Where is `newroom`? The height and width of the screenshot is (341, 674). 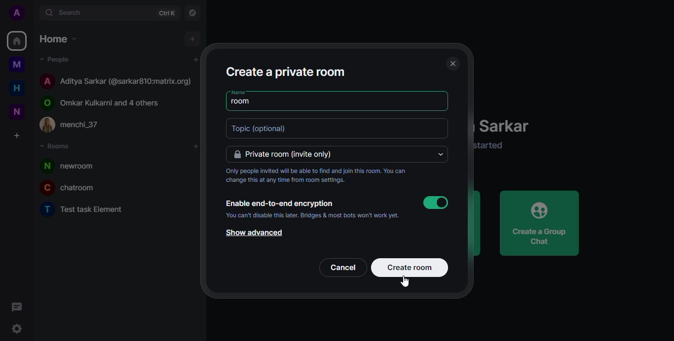
newroom is located at coordinates (75, 165).